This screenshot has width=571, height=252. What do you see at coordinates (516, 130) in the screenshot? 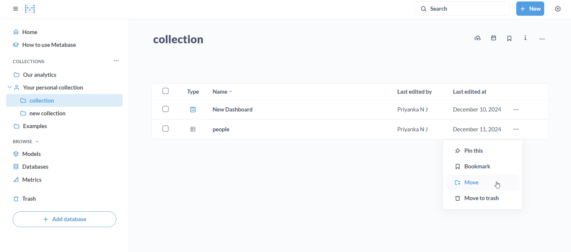
I see `more` at bounding box center [516, 130].